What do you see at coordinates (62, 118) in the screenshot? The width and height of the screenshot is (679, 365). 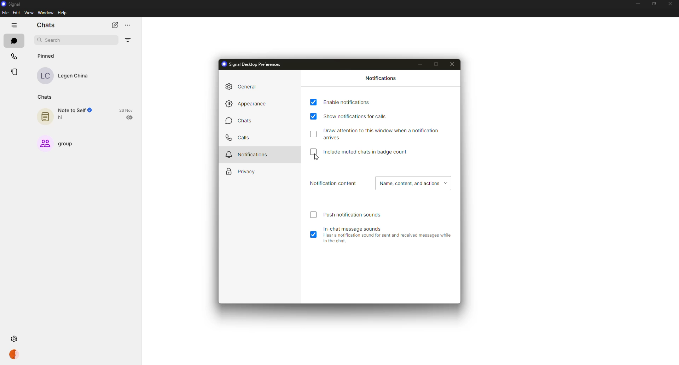 I see `hi` at bounding box center [62, 118].